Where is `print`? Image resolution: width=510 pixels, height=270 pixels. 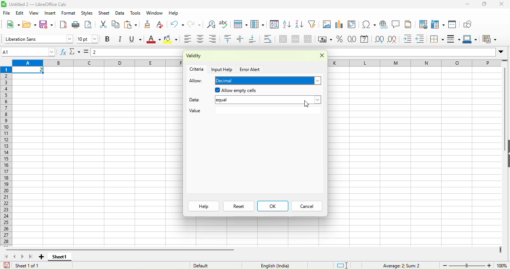 print is located at coordinates (76, 24).